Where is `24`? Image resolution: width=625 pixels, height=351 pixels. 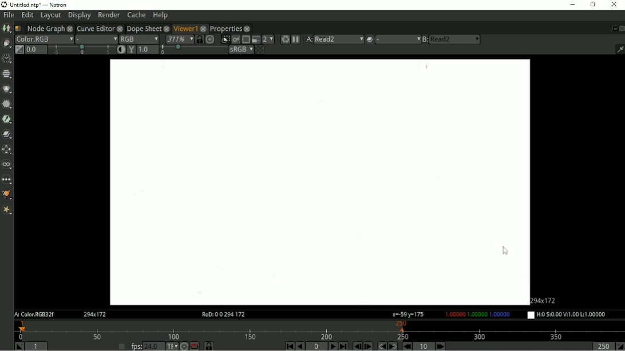
24 is located at coordinates (154, 346).